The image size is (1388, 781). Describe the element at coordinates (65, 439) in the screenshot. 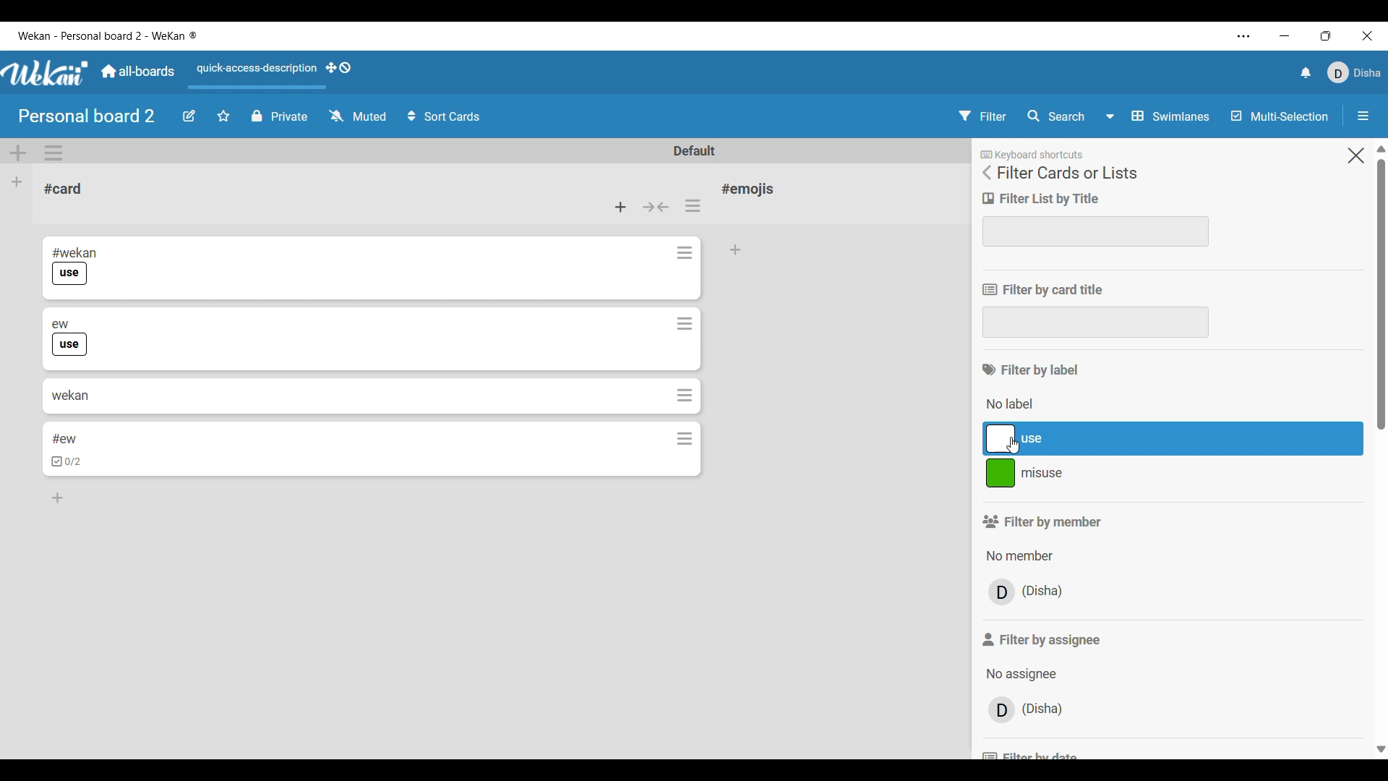

I see `#ew` at that location.